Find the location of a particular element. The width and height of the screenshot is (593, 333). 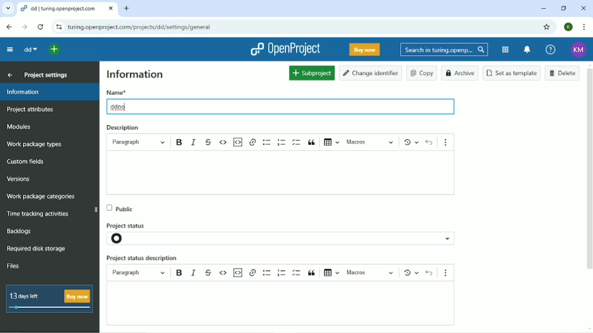

dd/turing.openproject.com is located at coordinates (66, 9).